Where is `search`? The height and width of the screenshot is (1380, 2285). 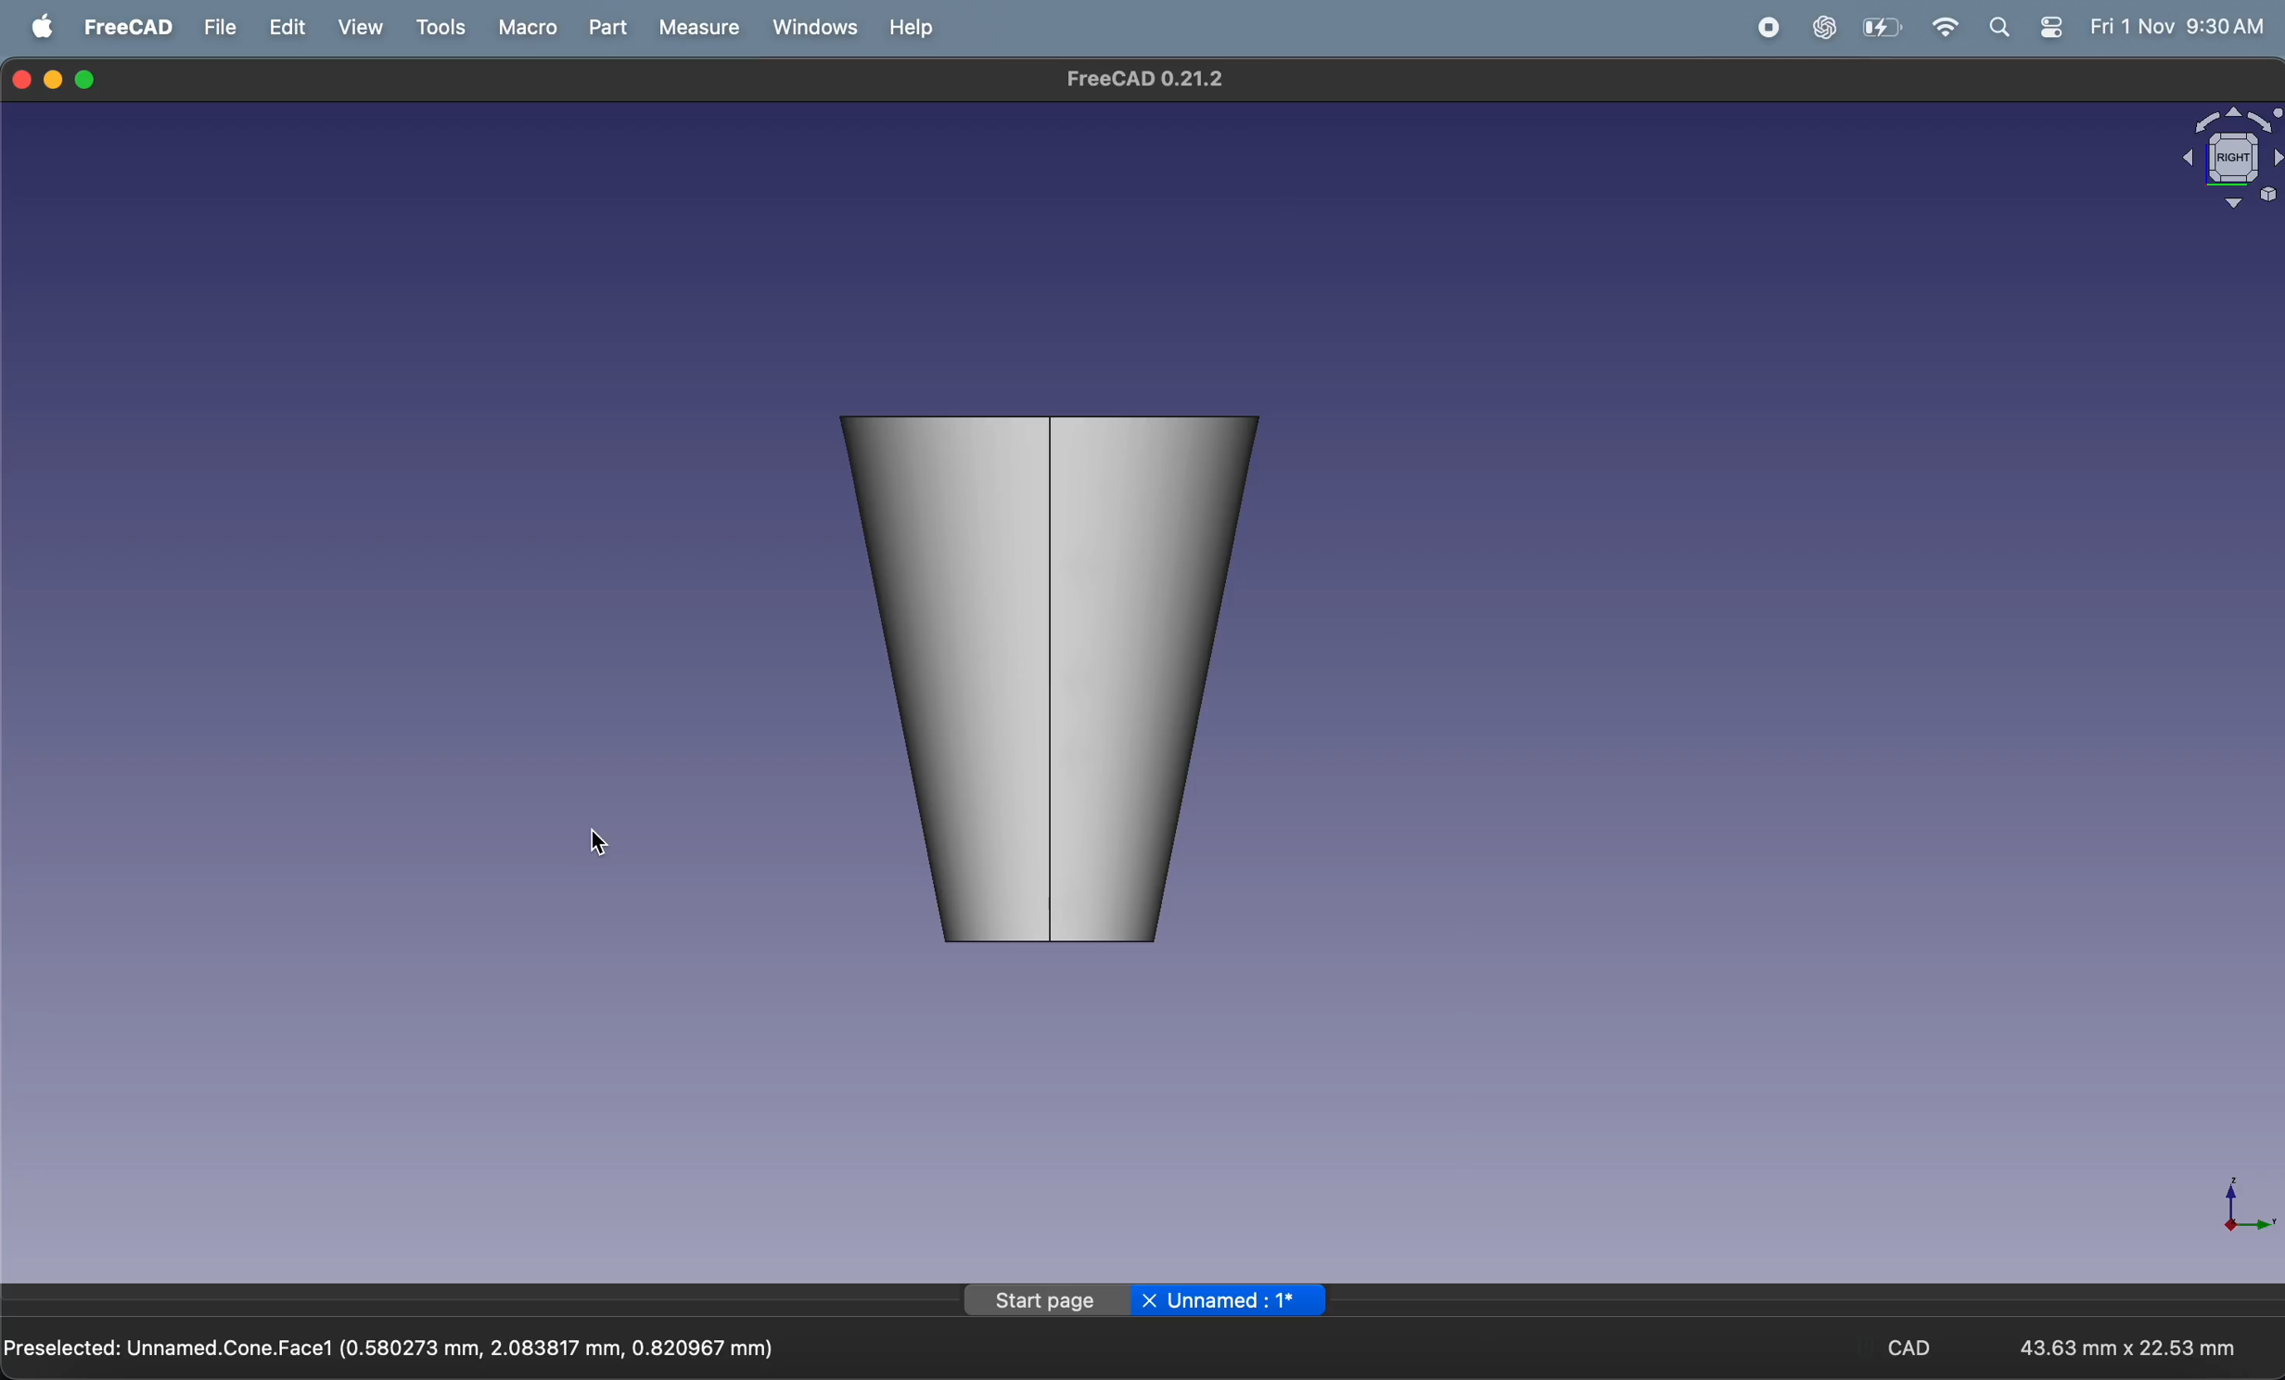
search is located at coordinates (2006, 26).